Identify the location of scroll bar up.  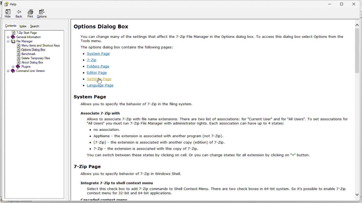
(358, 25).